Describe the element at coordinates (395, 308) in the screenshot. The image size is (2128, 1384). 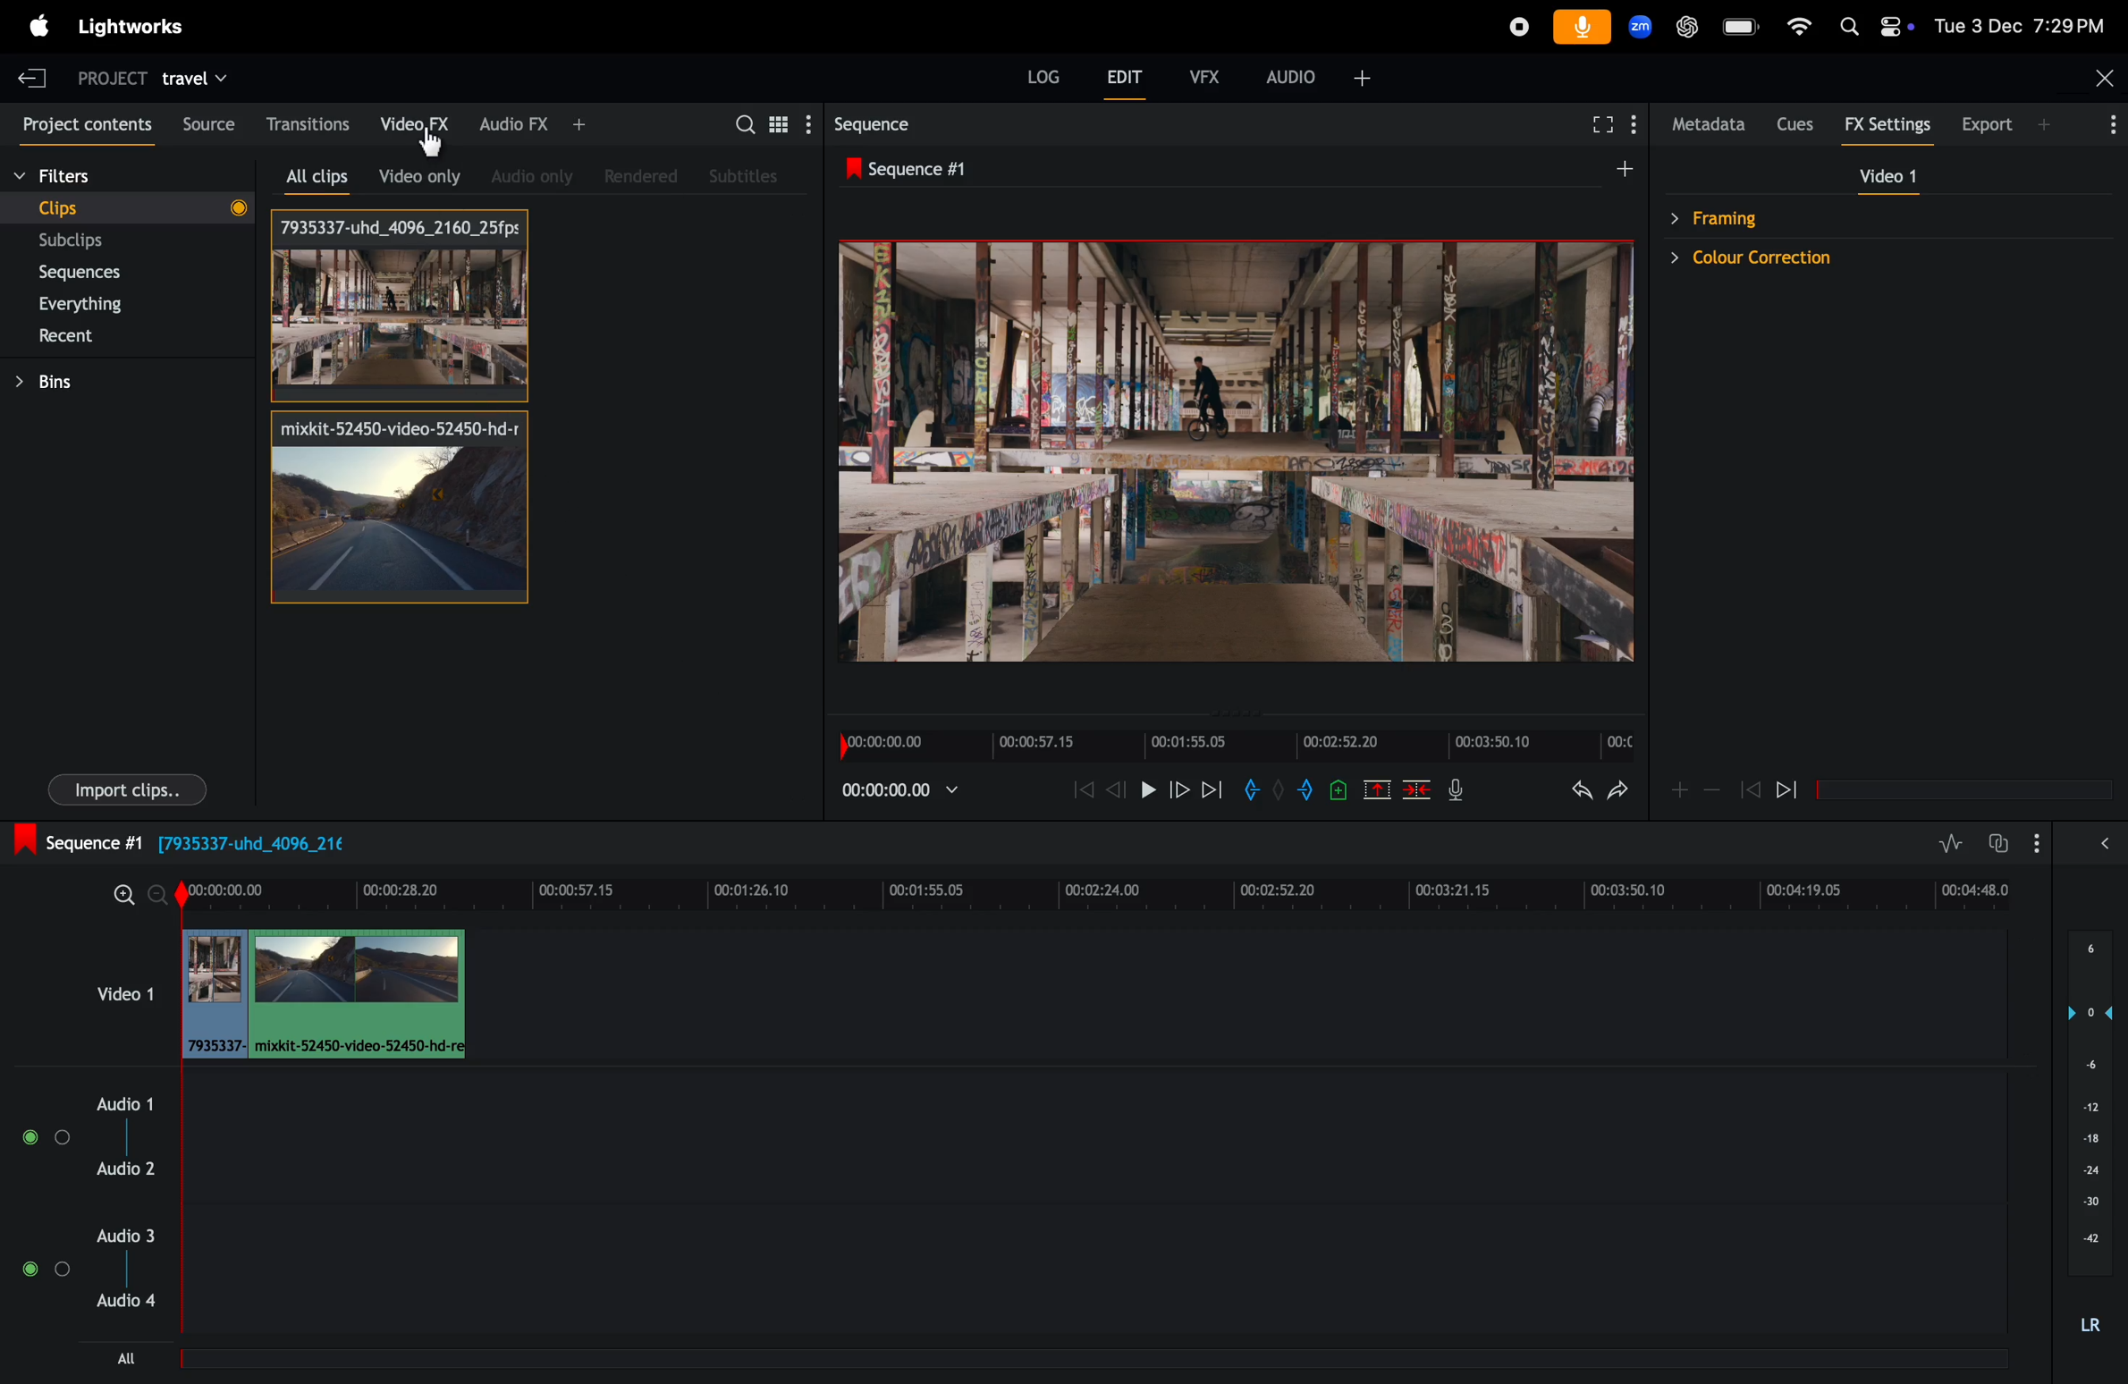
I see `Clips` at that location.